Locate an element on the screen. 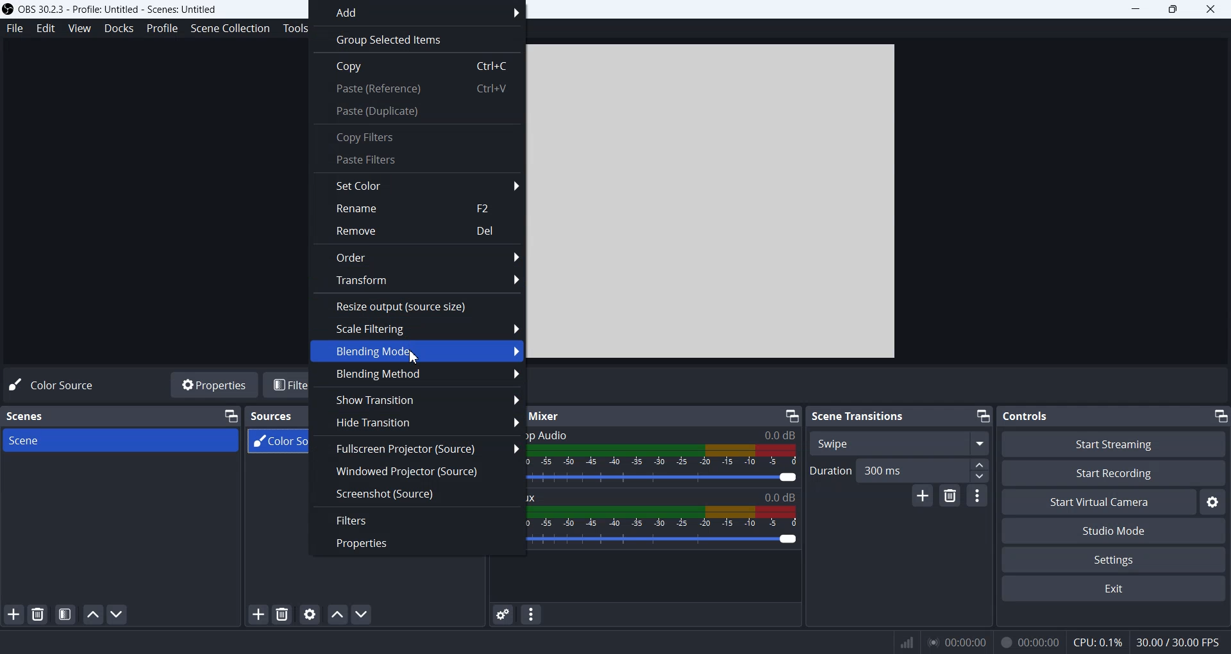  Cursor is located at coordinates (411, 356).